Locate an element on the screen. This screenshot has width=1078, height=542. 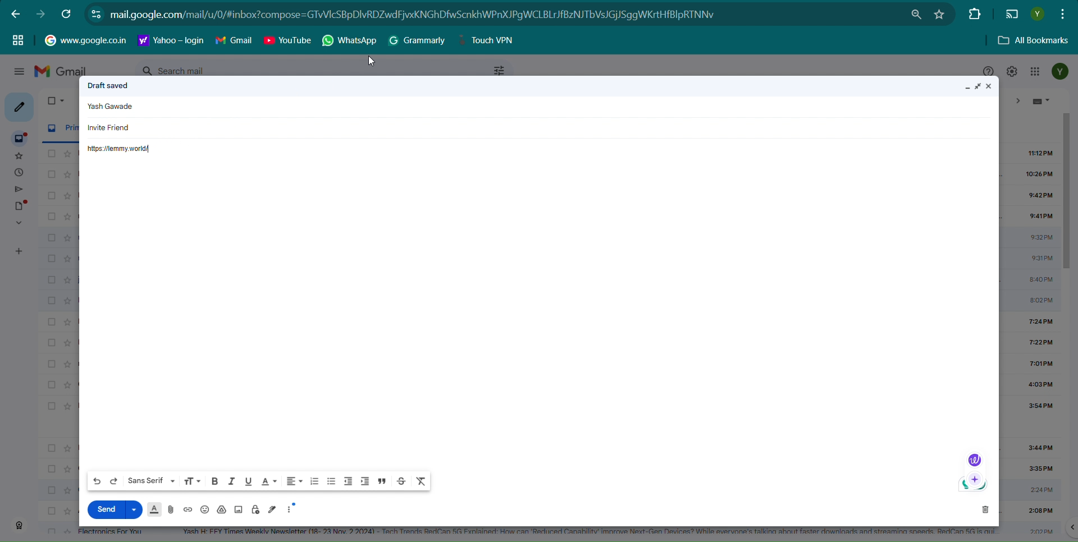
Touch VPN is located at coordinates (490, 40).